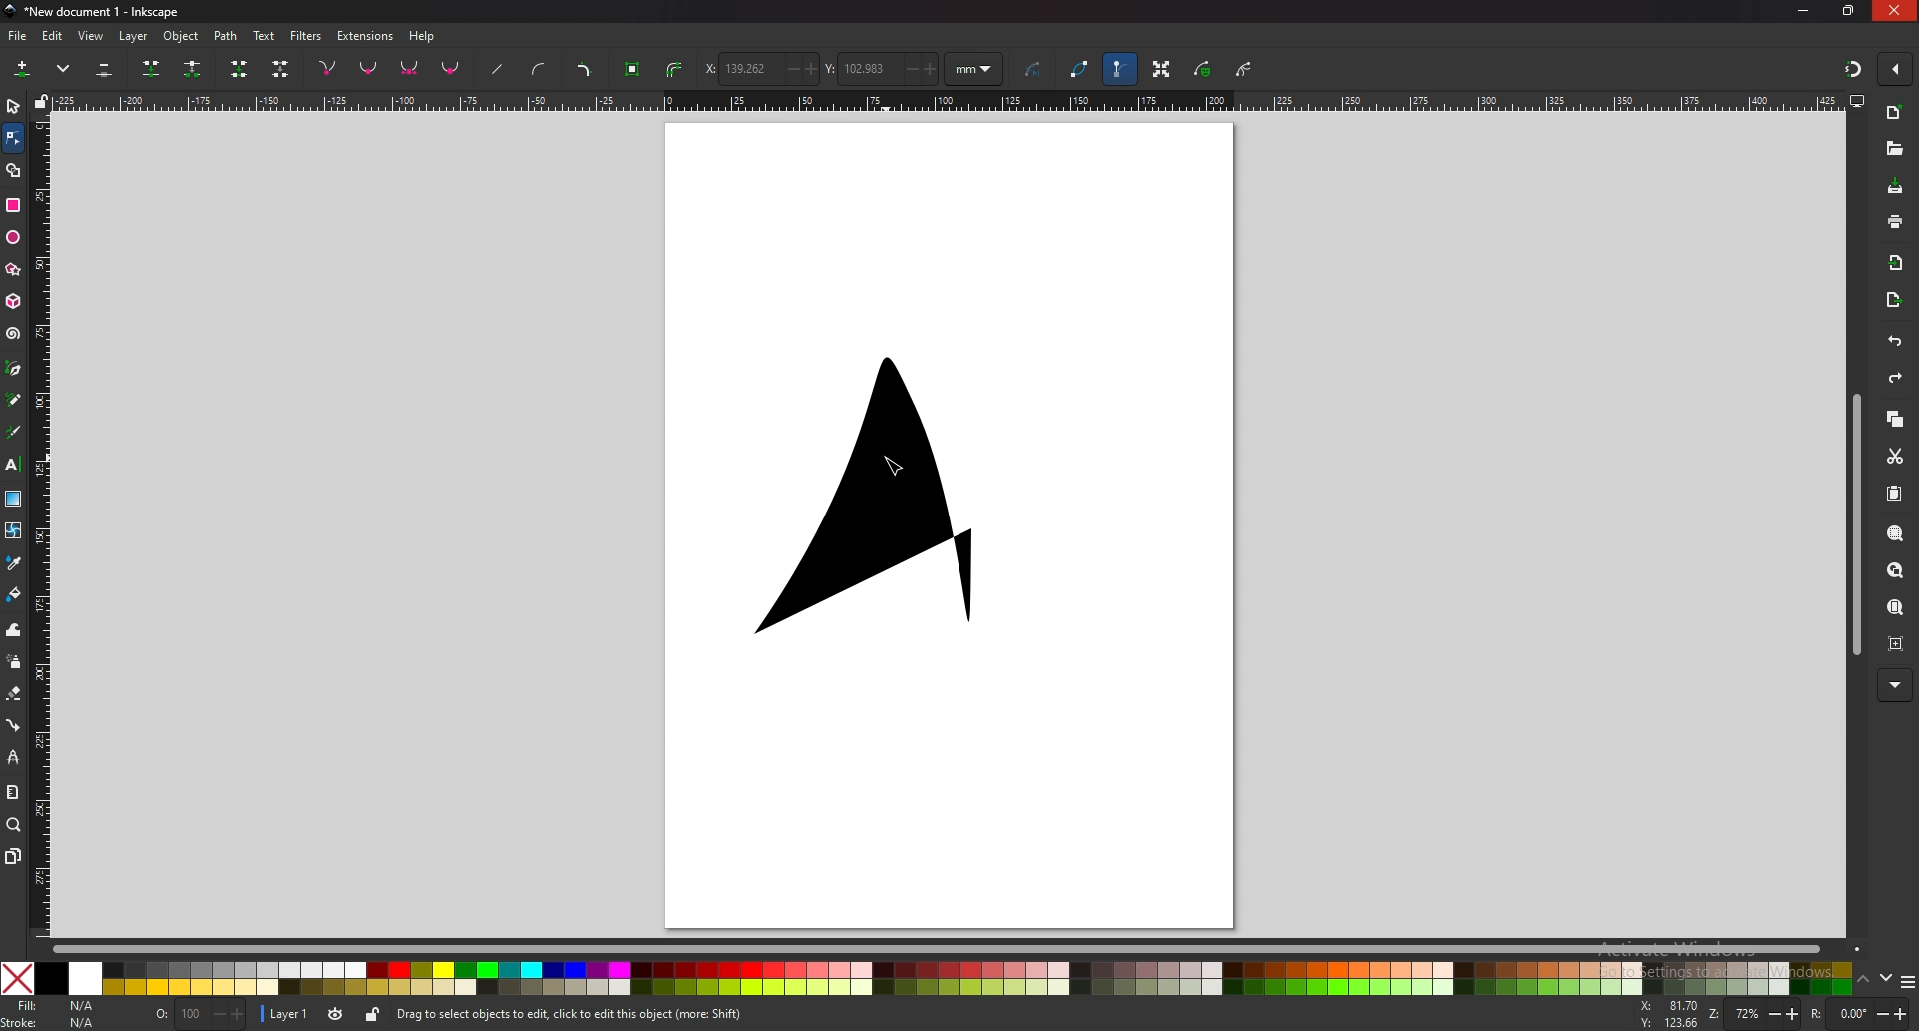 Image resolution: width=1919 pixels, height=1031 pixels. I want to click on delete selected nodes, so click(105, 68).